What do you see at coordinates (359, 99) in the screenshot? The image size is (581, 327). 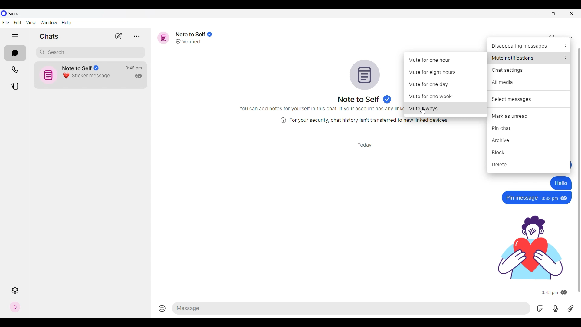 I see `Name of message reciever` at bounding box center [359, 99].